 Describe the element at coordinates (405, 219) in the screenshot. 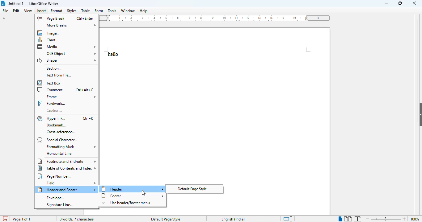

I see `zoom in` at that location.